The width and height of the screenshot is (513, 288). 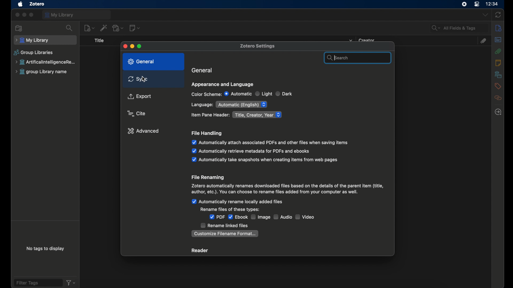 What do you see at coordinates (286, 189) in the screenshot?
I see `file renaming info` at bounding box center [286, 189].